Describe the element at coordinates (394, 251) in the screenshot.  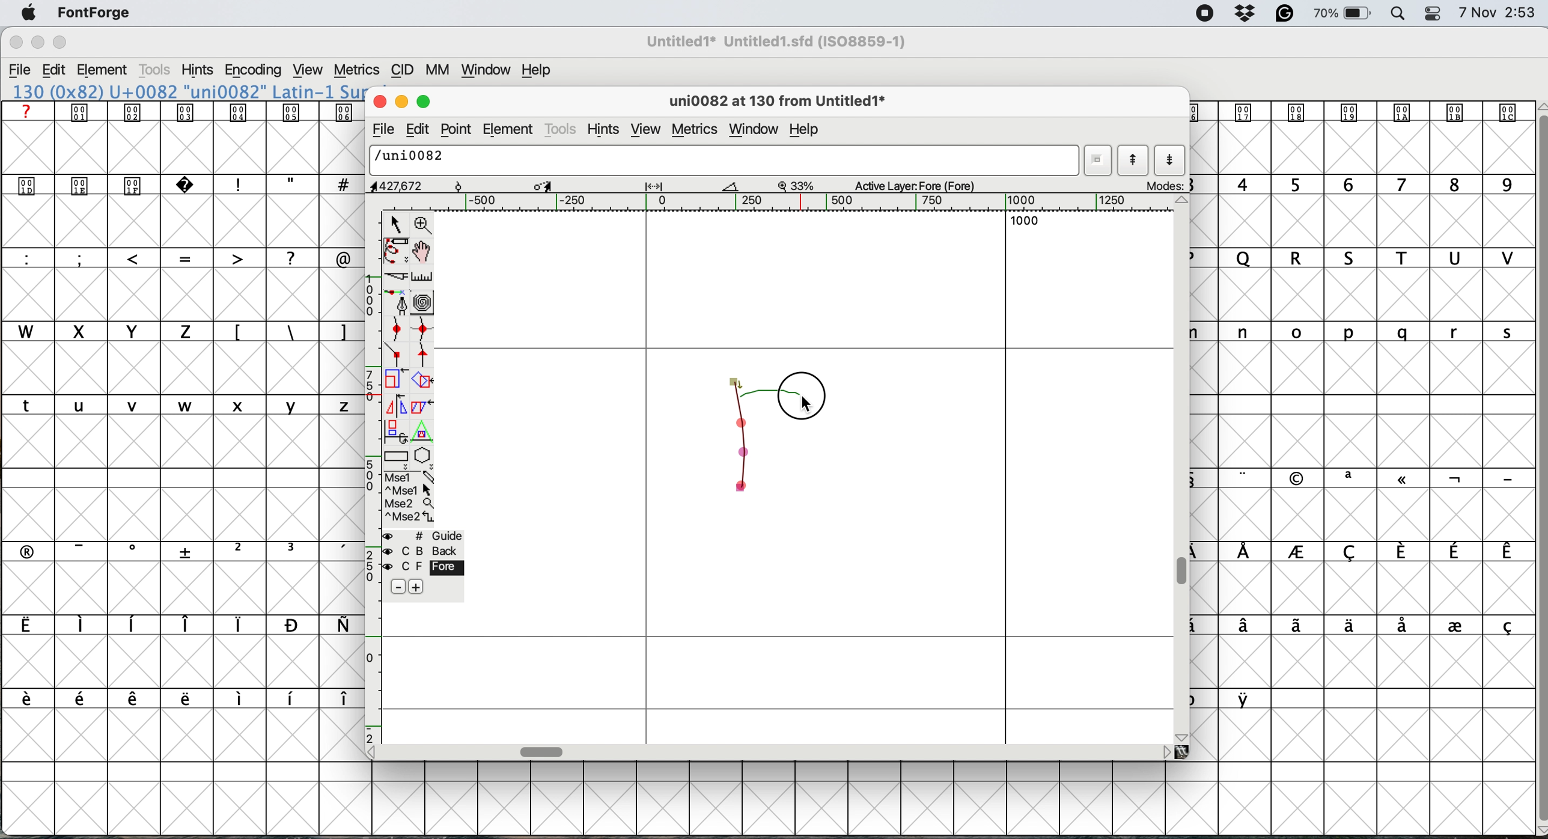
I see `draw freehand curve` at that location.